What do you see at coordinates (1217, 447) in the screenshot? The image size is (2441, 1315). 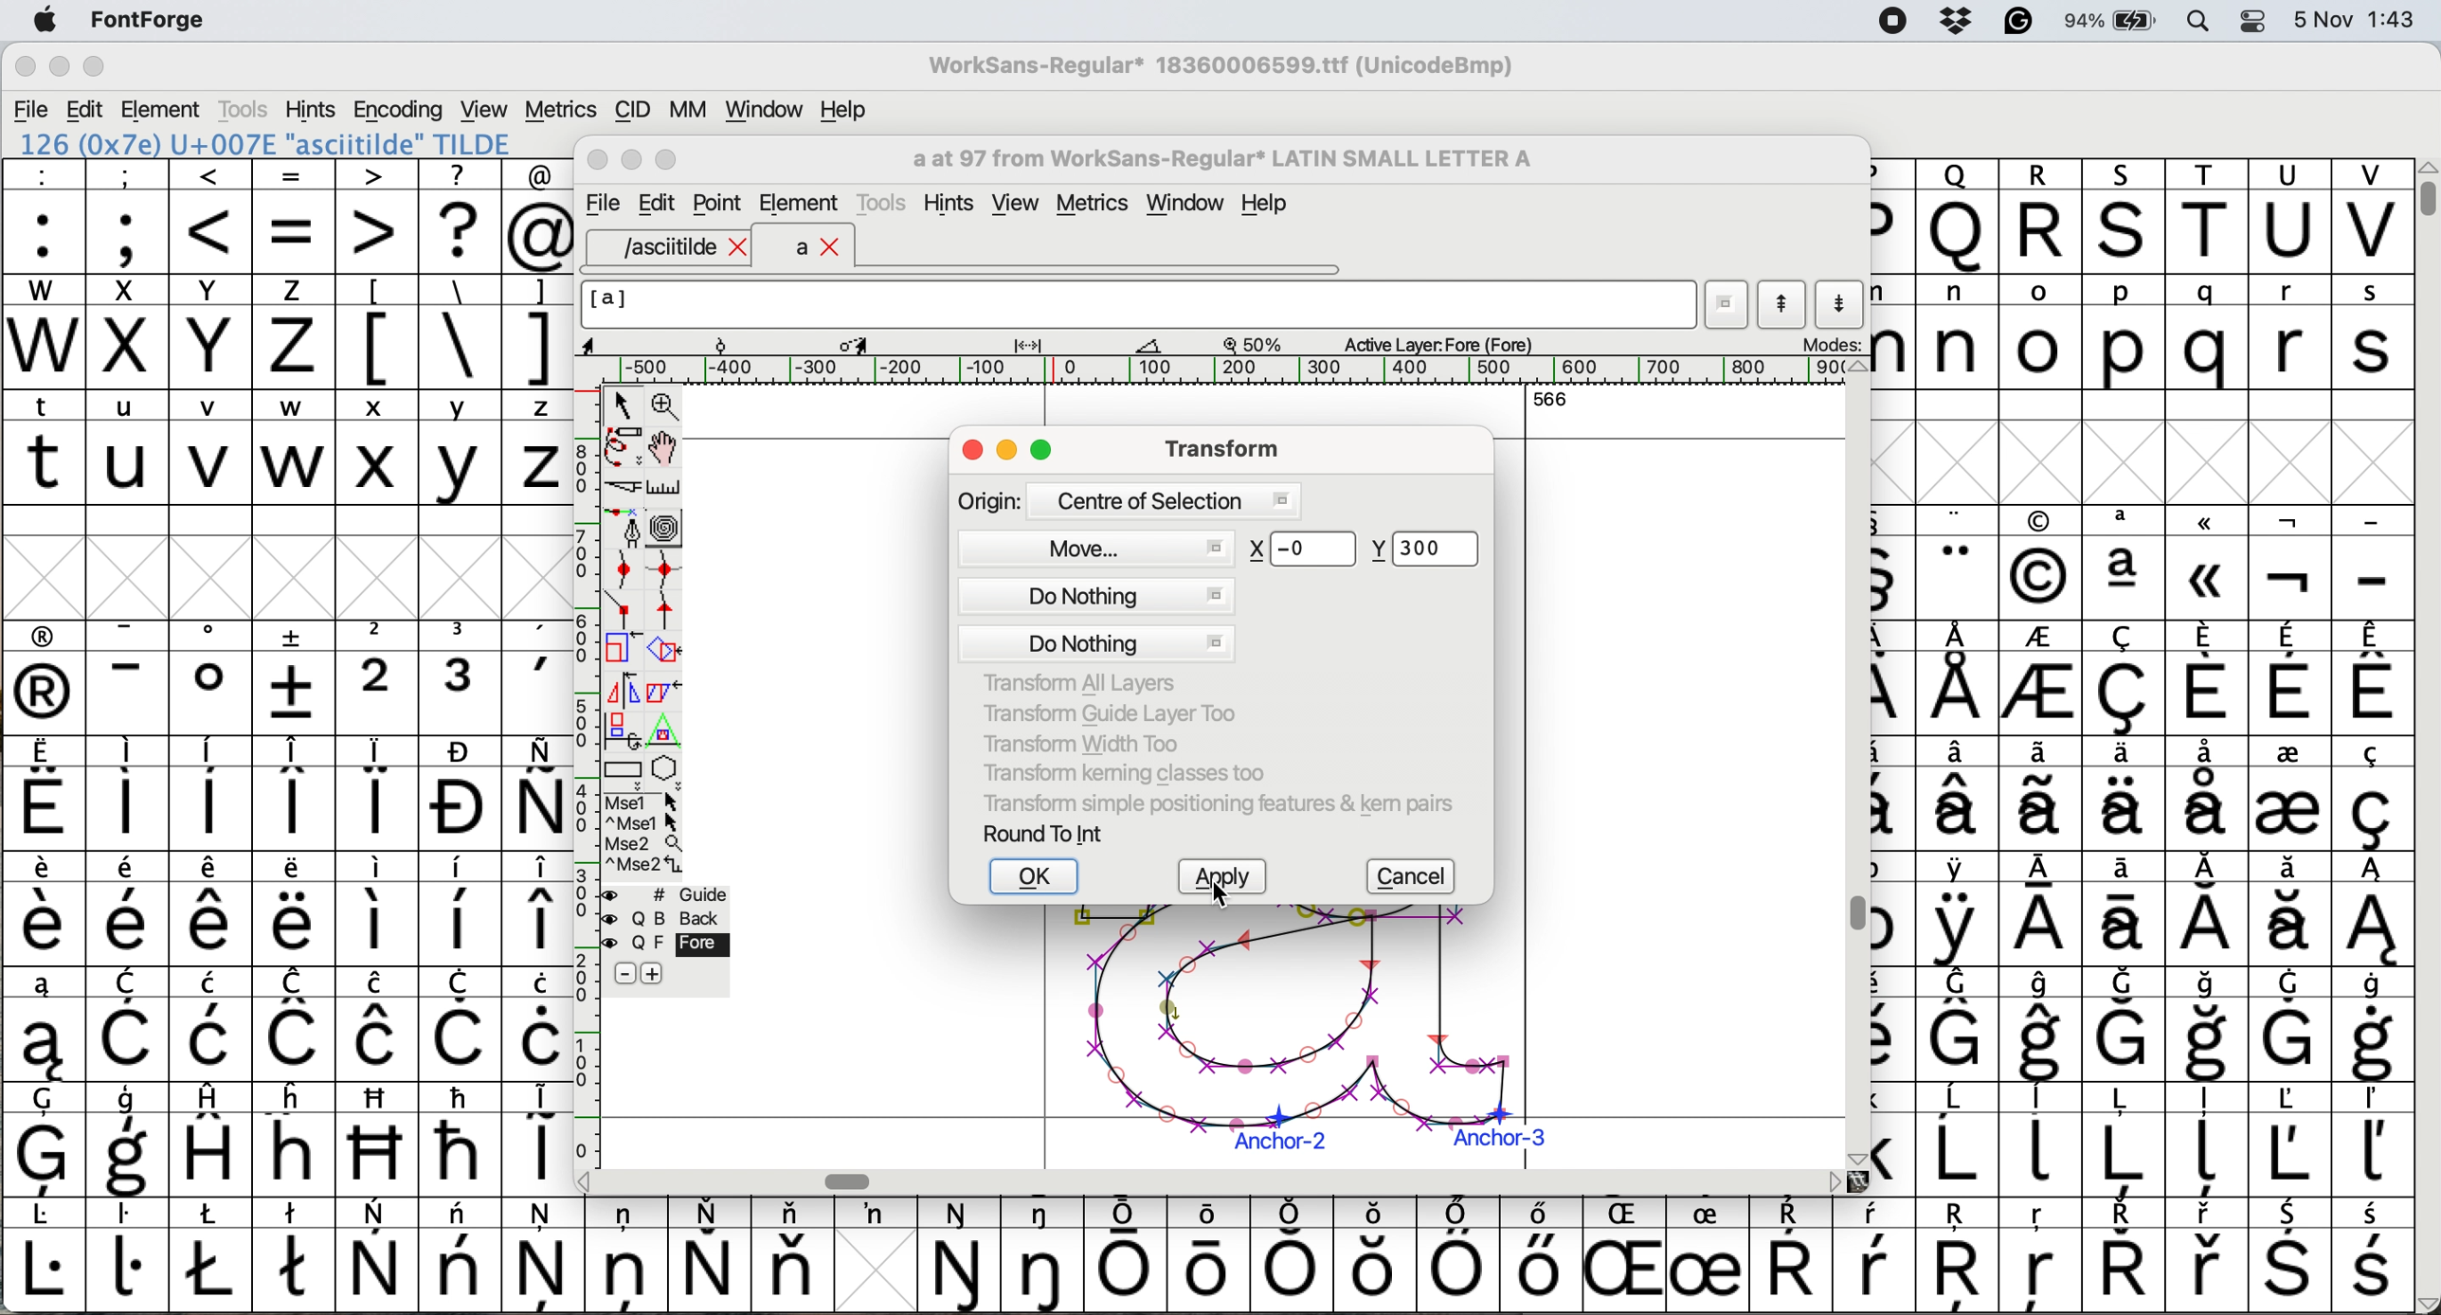 I see `transform` at bounding box center [1217, 447].